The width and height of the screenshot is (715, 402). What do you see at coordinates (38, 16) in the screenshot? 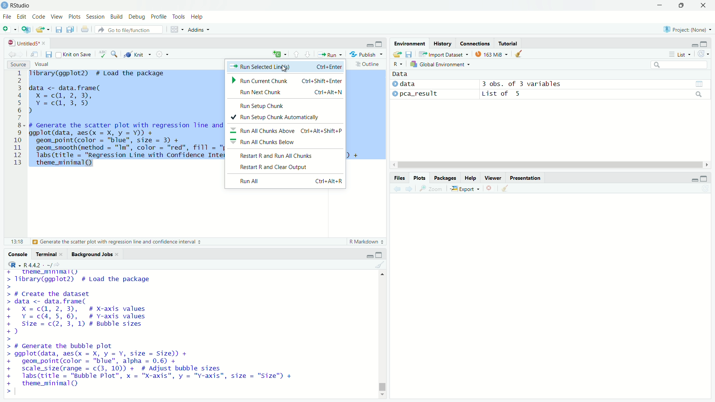
I see `Code` at bounding box center [38, 16].